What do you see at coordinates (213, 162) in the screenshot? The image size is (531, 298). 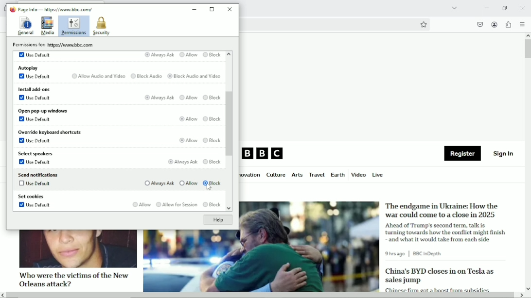 I see `Block` at bounding box center [213, 162].